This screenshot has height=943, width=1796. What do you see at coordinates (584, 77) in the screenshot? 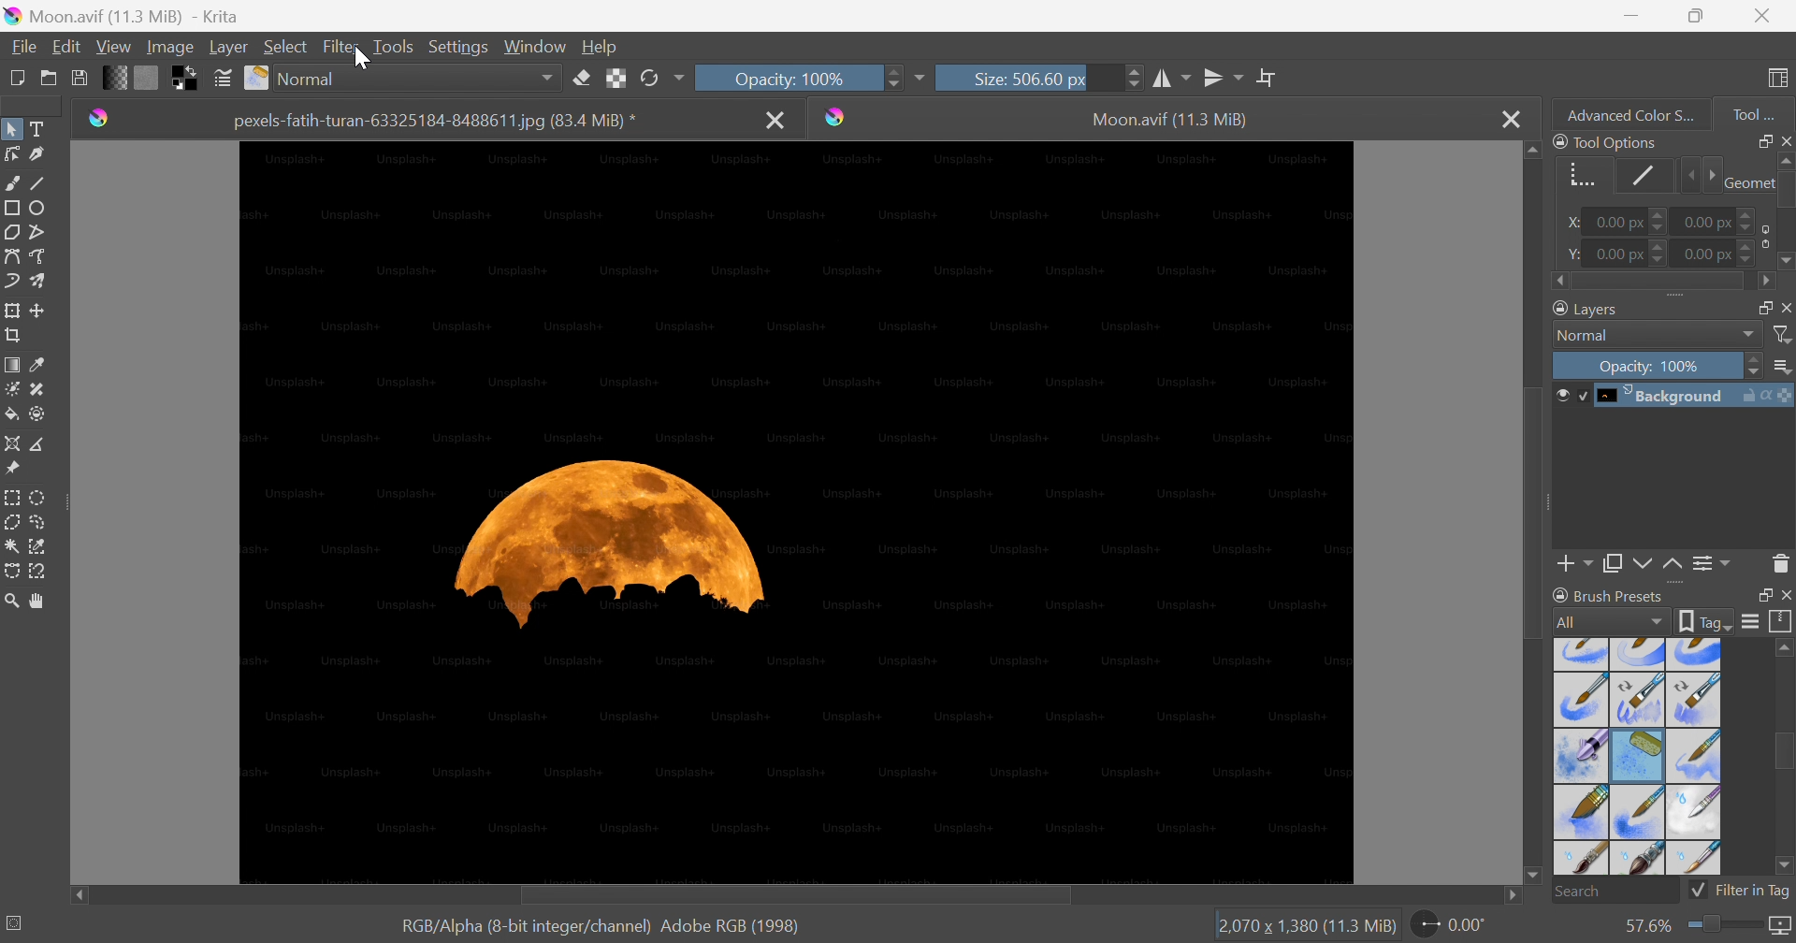
I see `Set eraser mode` at bounding box center [584, 77].